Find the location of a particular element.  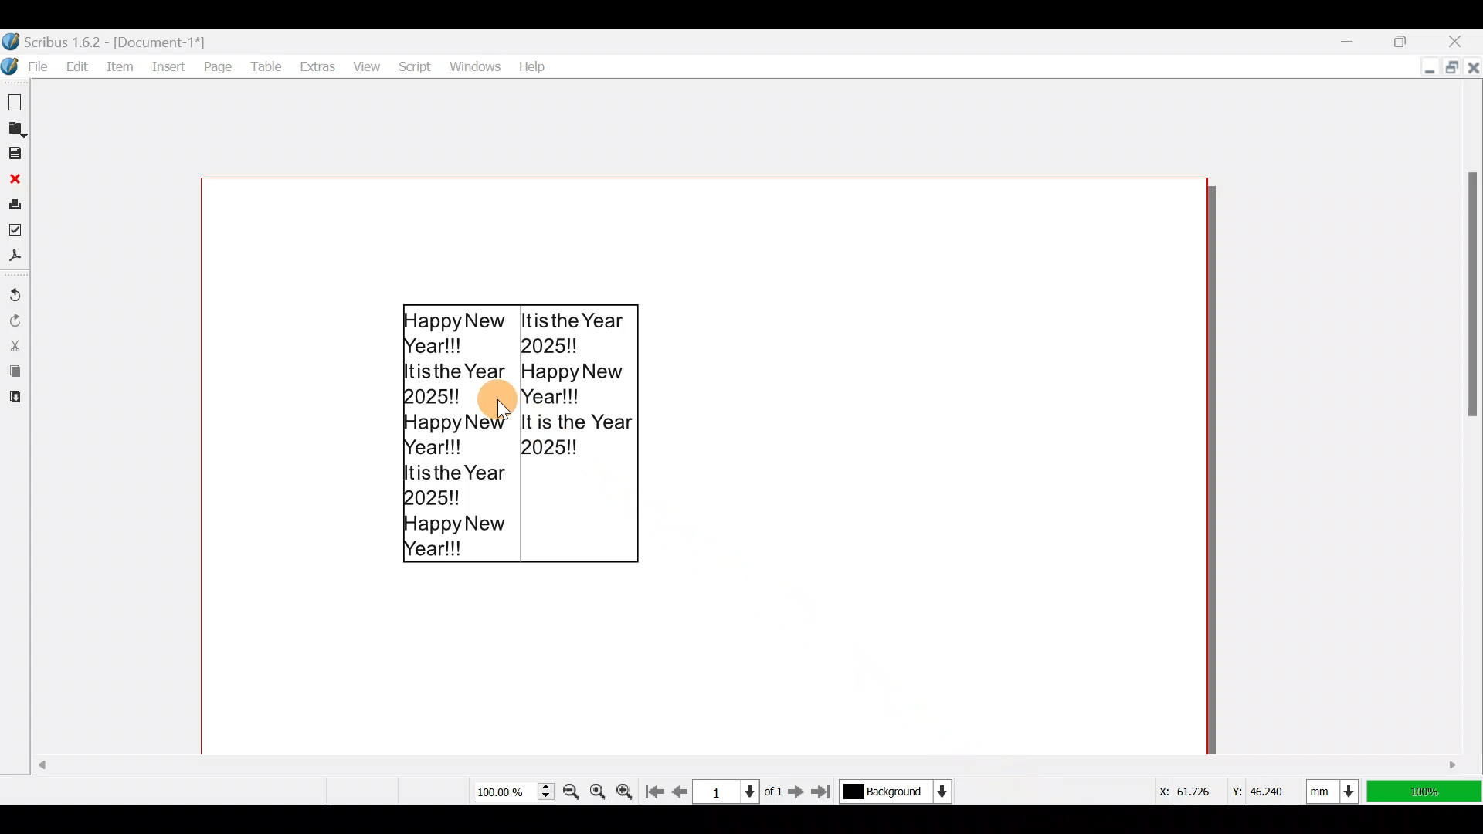

Paste is located at coordinates (14, 399).